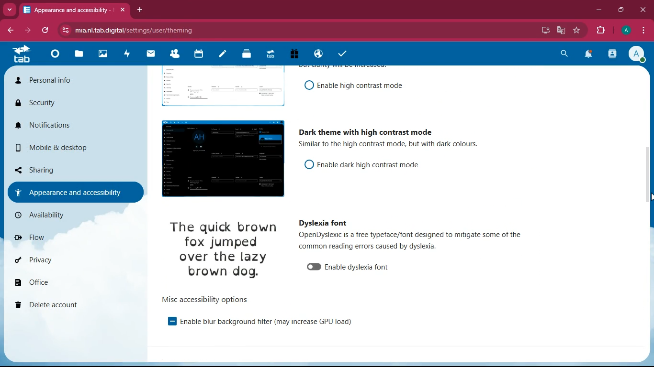 The image size is (654, 367). Describe the element at coordinates (560, 30) in the screenshot. I see `google translate` at that location.